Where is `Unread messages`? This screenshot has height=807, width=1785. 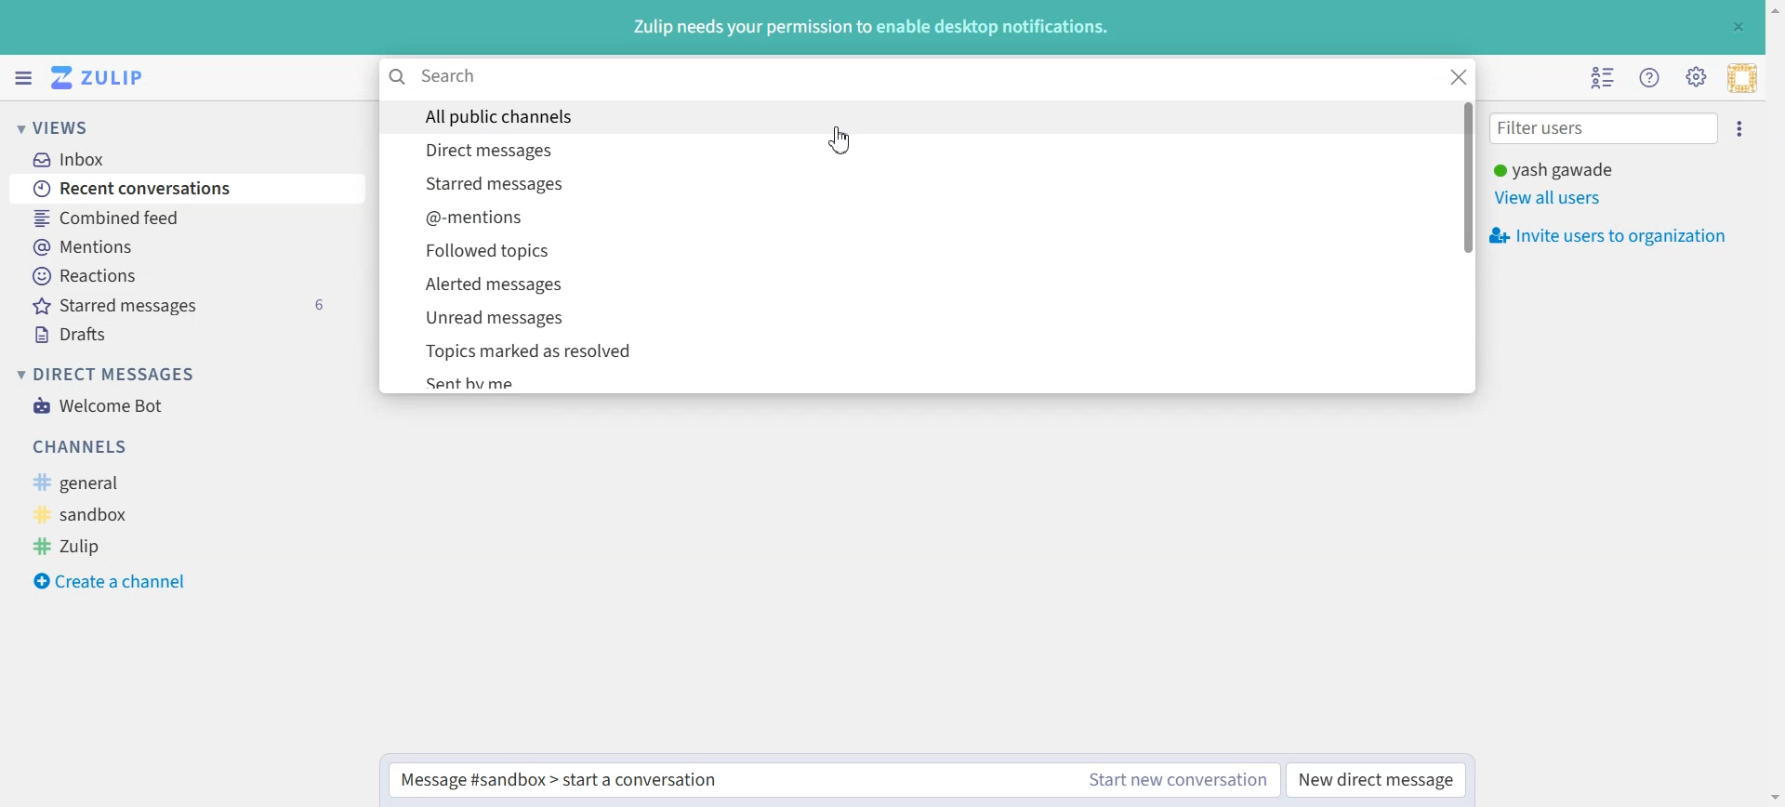 Unread messages is located at coordinates (912, 317).